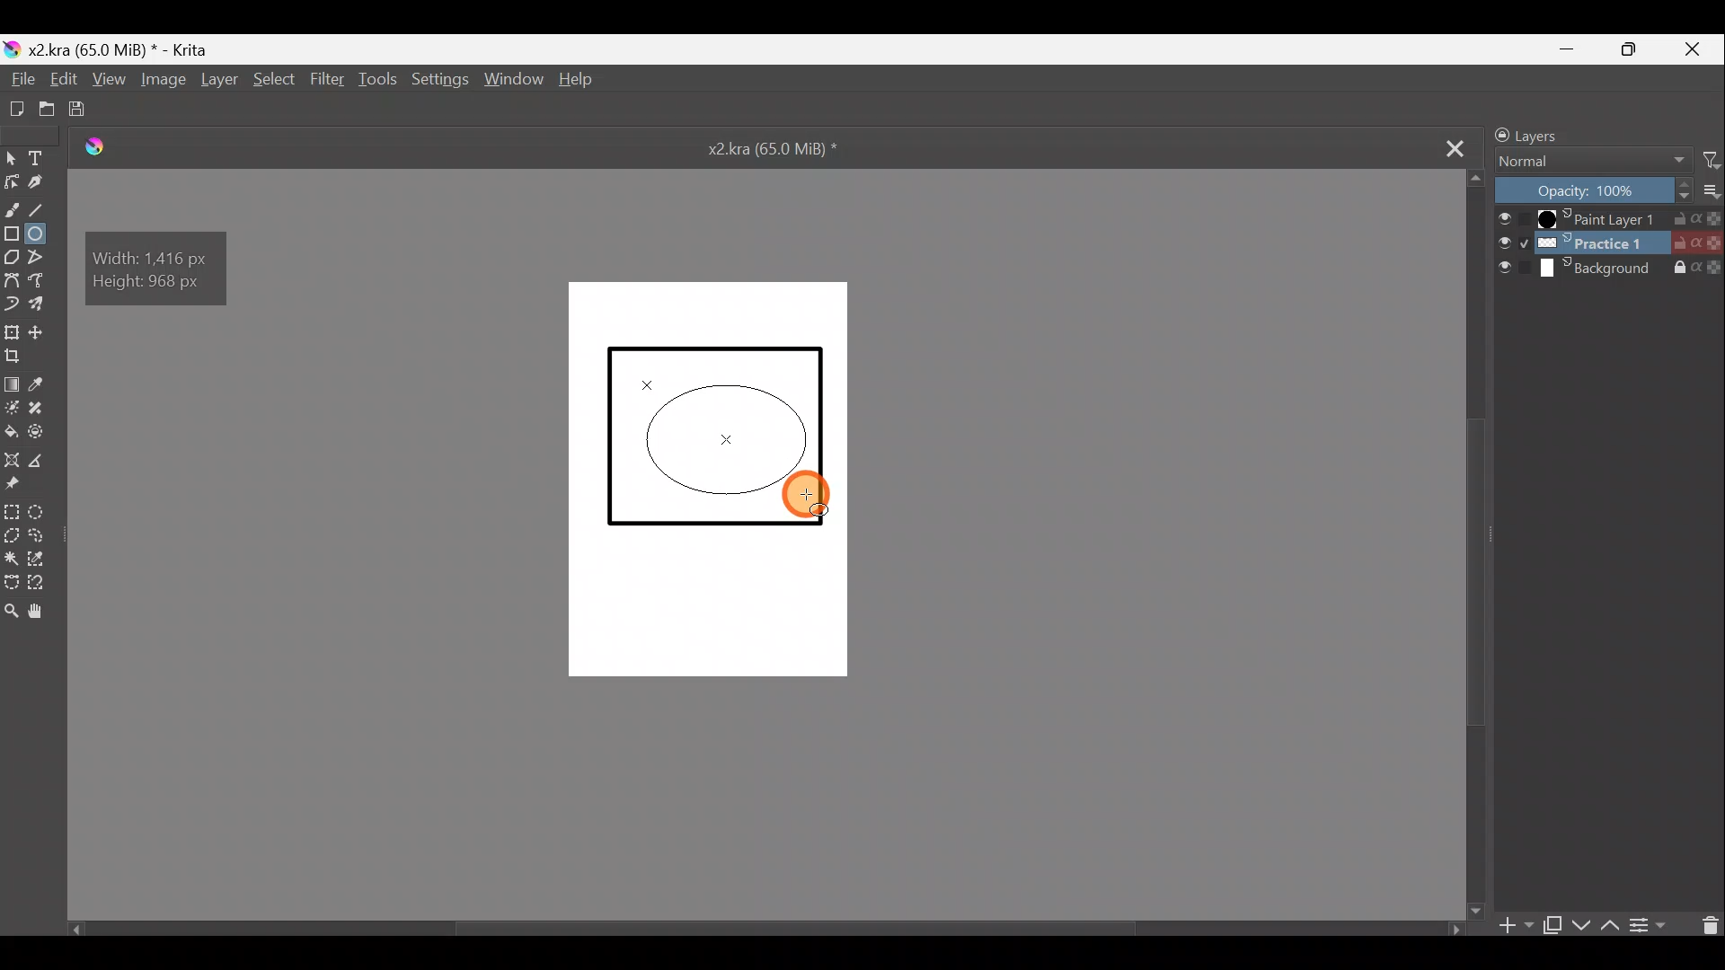  I want to click on Fill a contiguous area of colour with colour/fill a selection, so click(11, 432).